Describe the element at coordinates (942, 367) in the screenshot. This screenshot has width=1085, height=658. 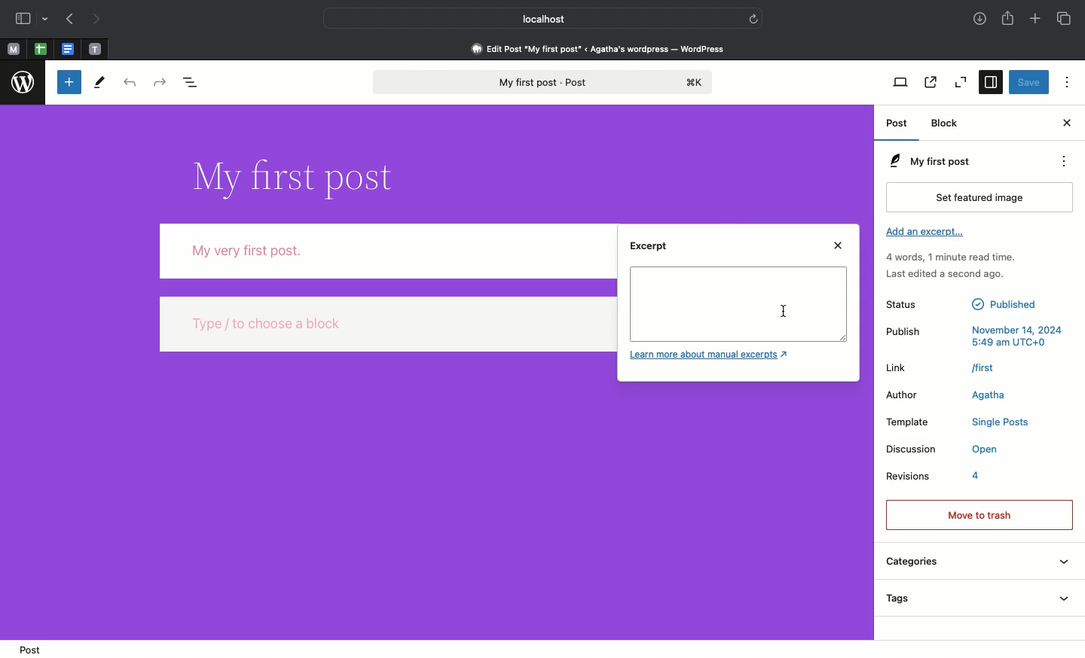
I see `Link` at that location.